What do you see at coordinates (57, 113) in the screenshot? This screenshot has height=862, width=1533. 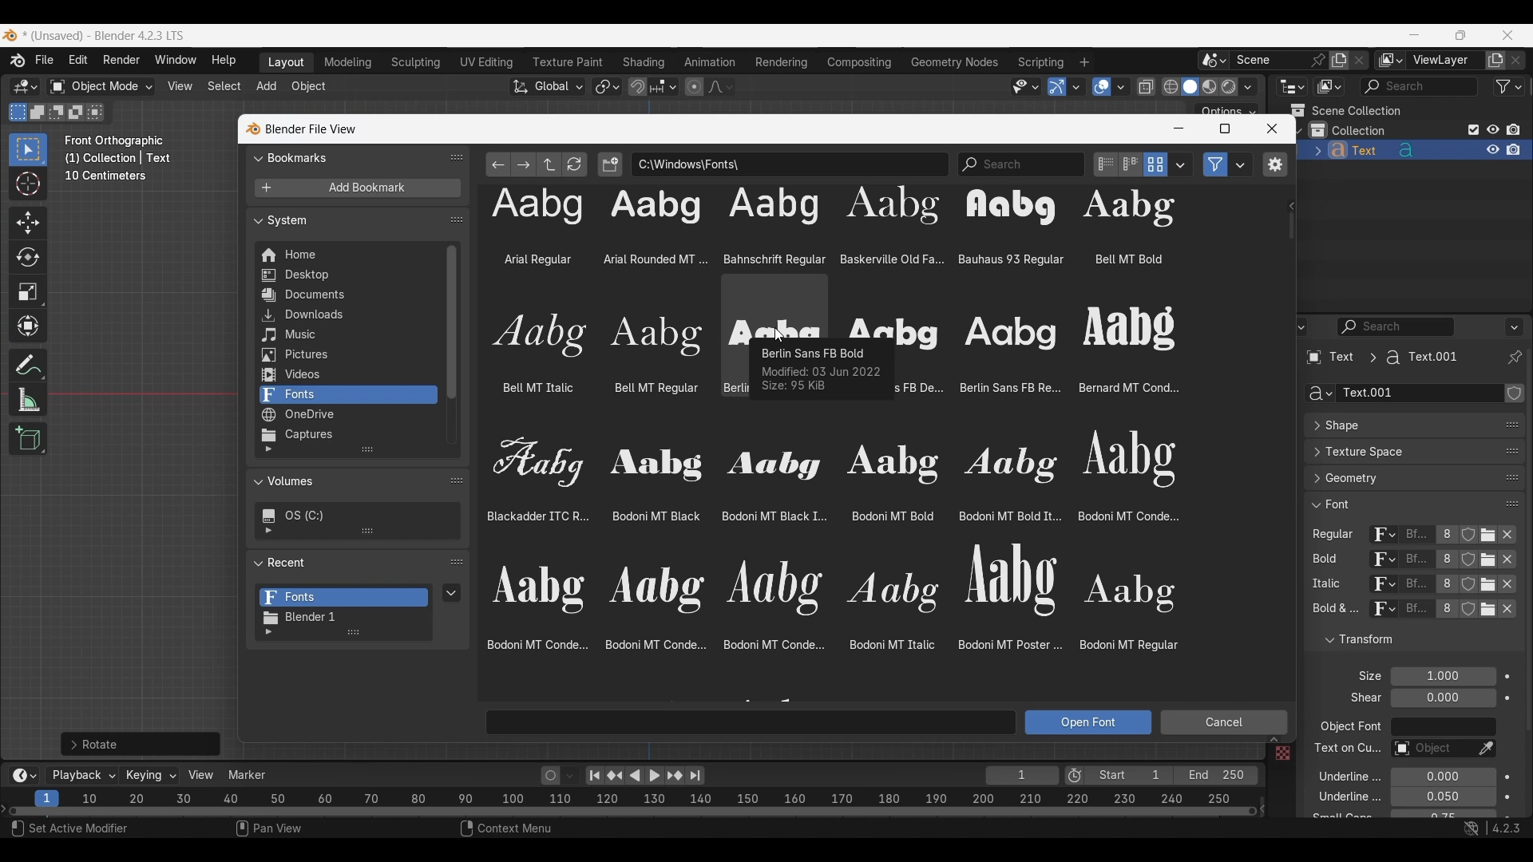 I see `Subtract existing selection` at bounding box center [57, 113].